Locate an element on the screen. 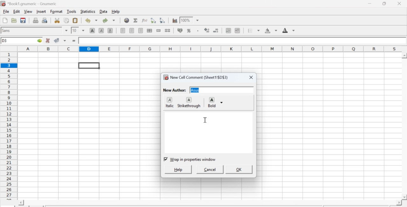 This screenshot has height=207, width=407. Minimize is located at coordinates (369, 4).